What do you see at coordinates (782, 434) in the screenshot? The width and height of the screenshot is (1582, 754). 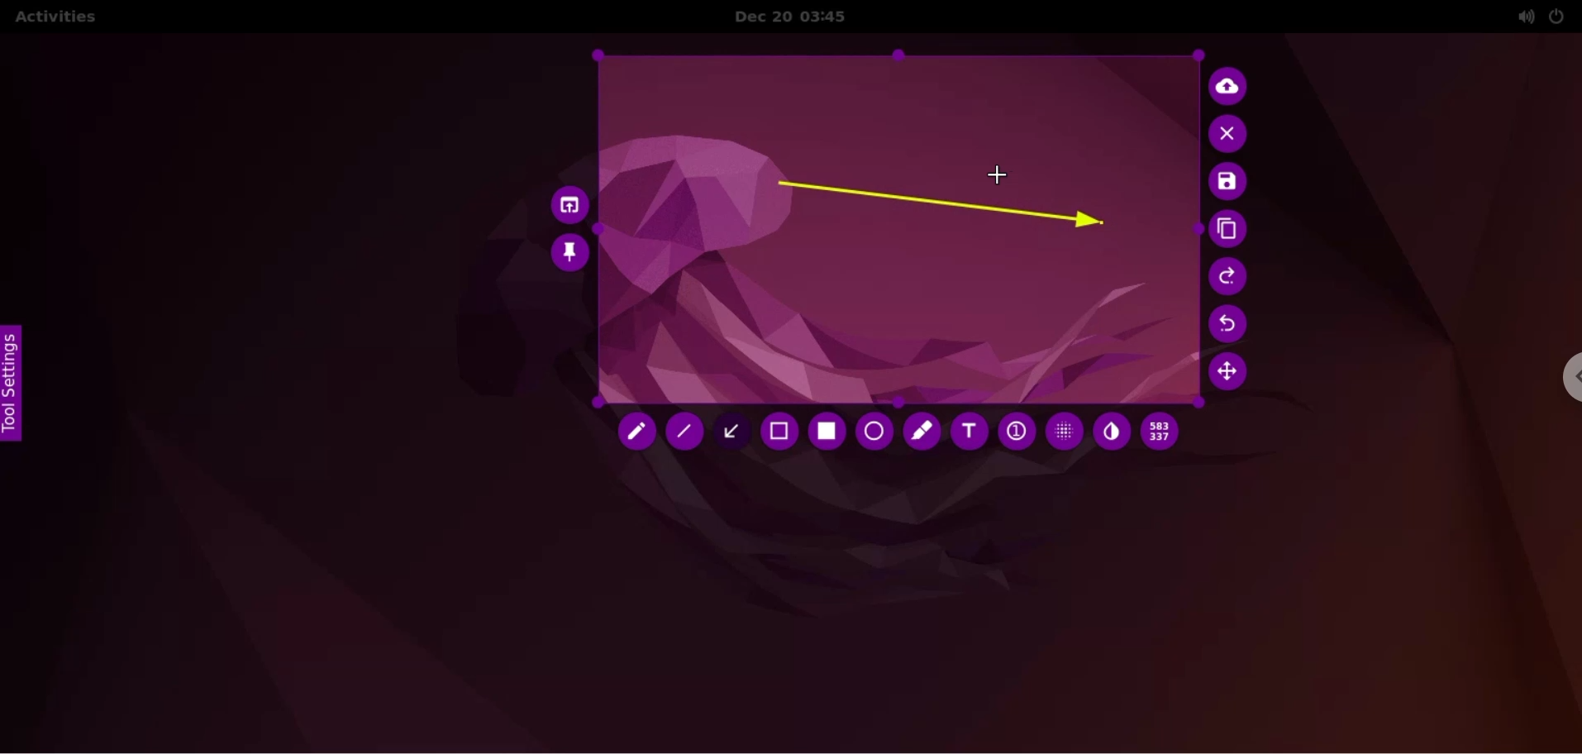 I see `selection tool` at bounding box center [782, 434].